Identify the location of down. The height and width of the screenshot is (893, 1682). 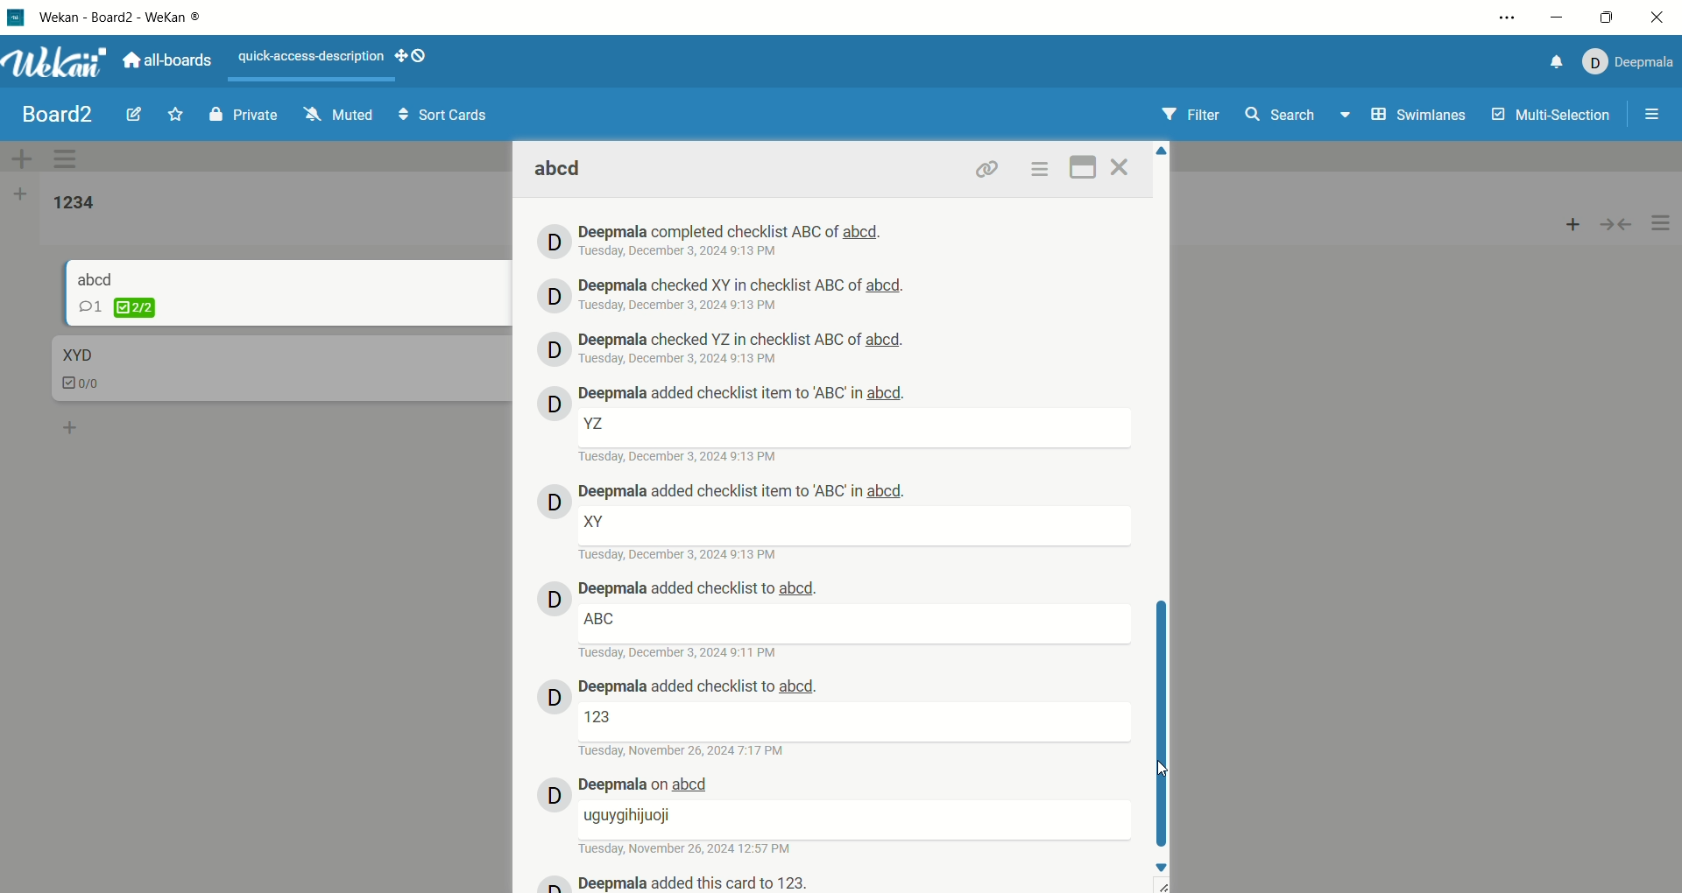
(1163, 868).